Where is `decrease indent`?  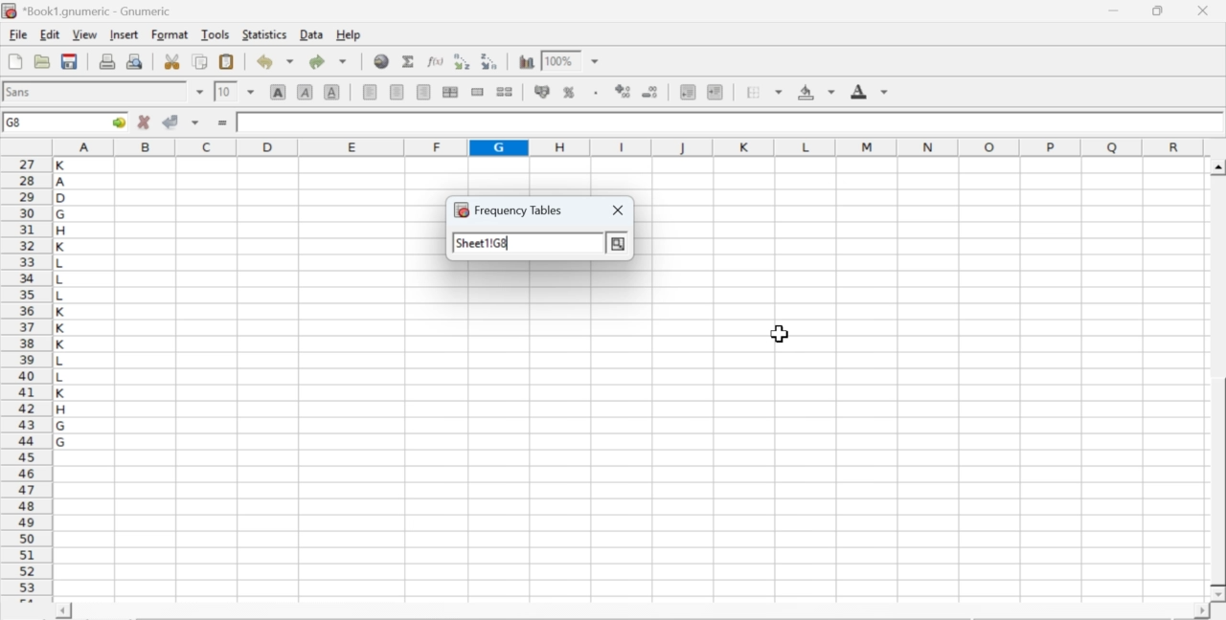
decrease indent is located at coordinates (688, 91).